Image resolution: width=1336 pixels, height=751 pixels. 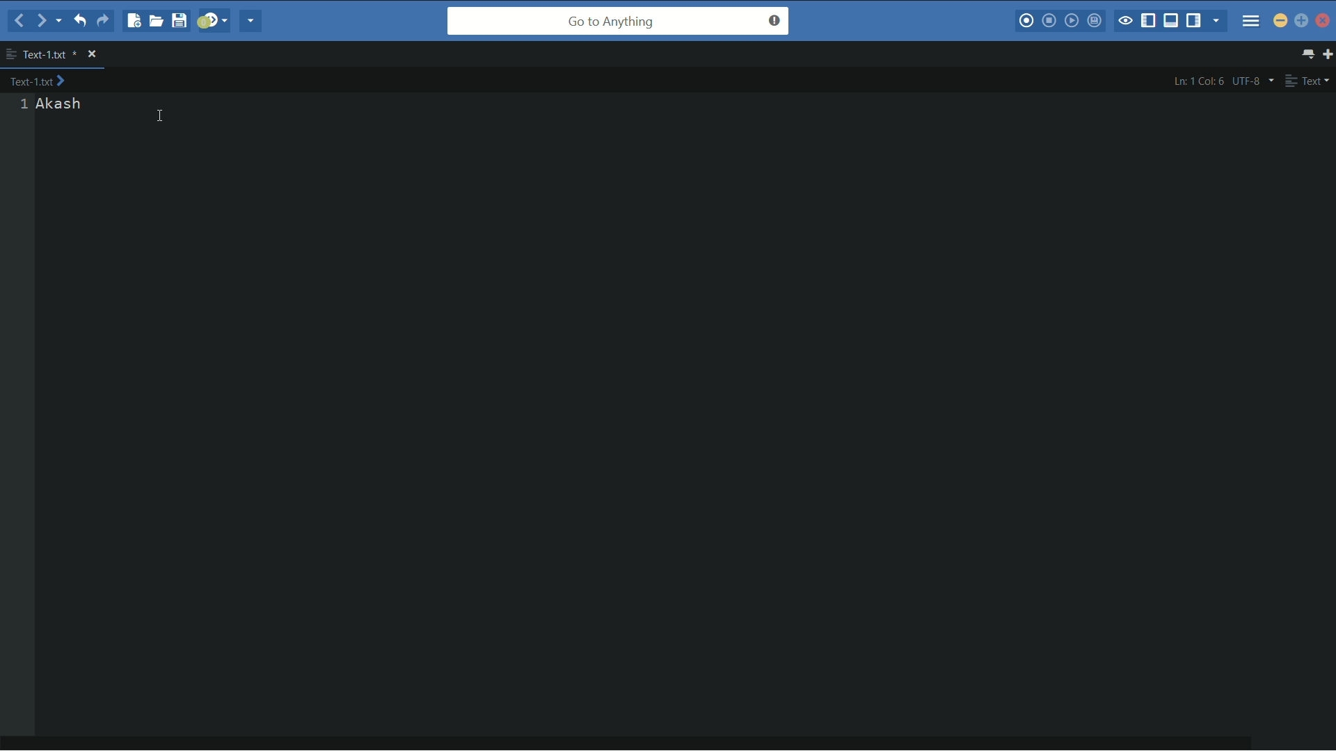 I want to click on Horizontal scroll bar, so click(x=631, y=745).